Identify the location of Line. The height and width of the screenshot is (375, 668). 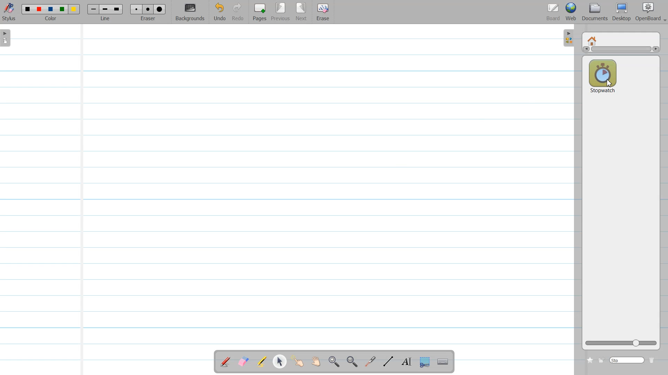
(105, 12).